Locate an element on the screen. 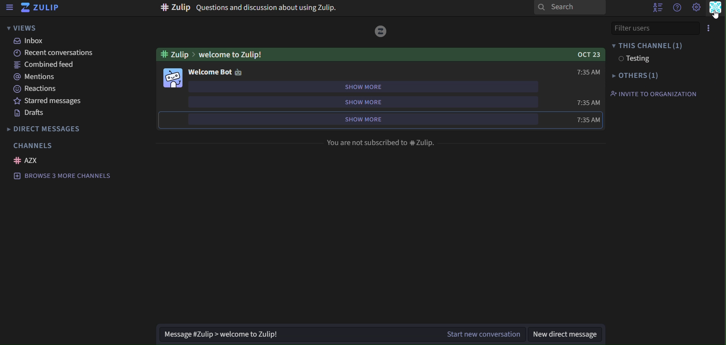 The image size is (726, 345). Welcome To Zulip is located at coordinates (231, 53).